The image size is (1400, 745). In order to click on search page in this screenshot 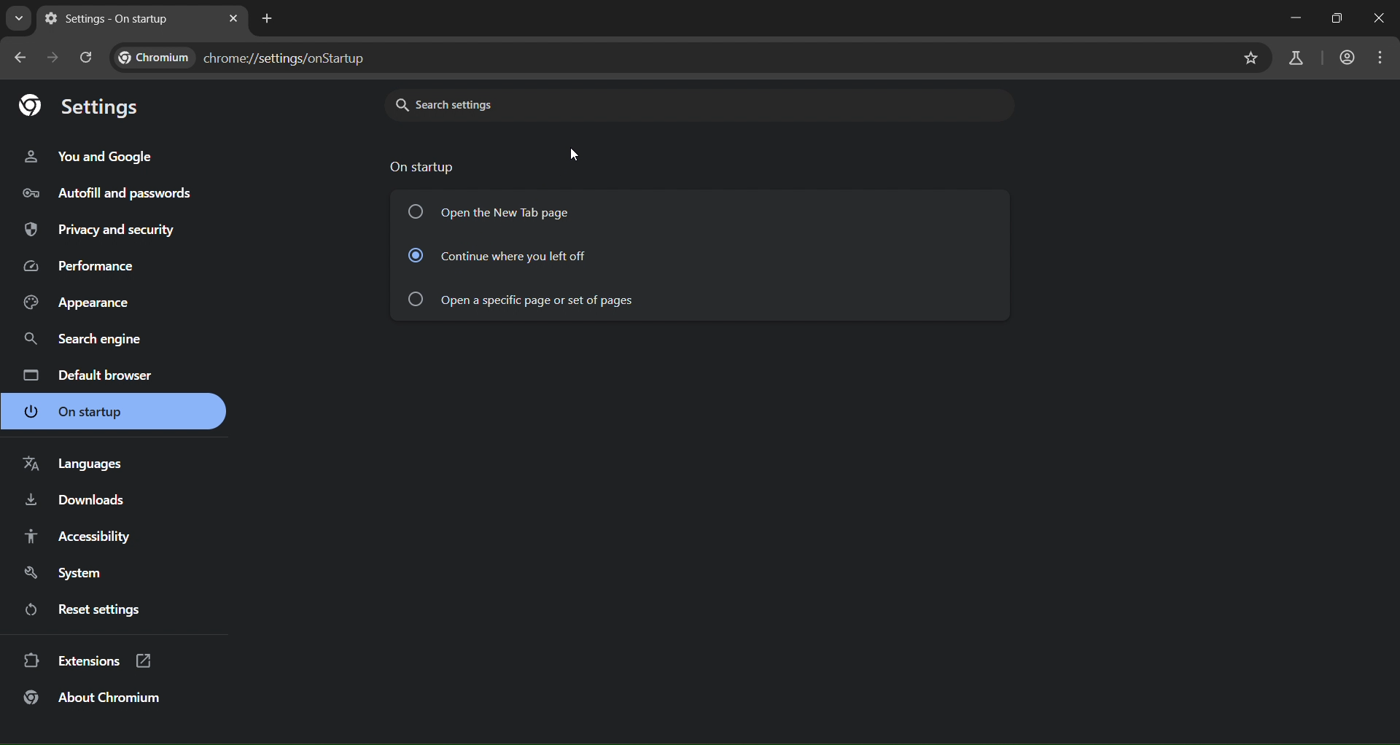, I will do `click(14, 20)`.